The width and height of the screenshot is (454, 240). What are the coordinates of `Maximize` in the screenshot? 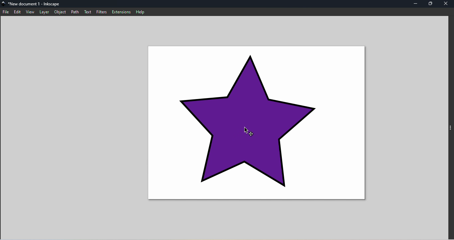 It's located at (432, 4).